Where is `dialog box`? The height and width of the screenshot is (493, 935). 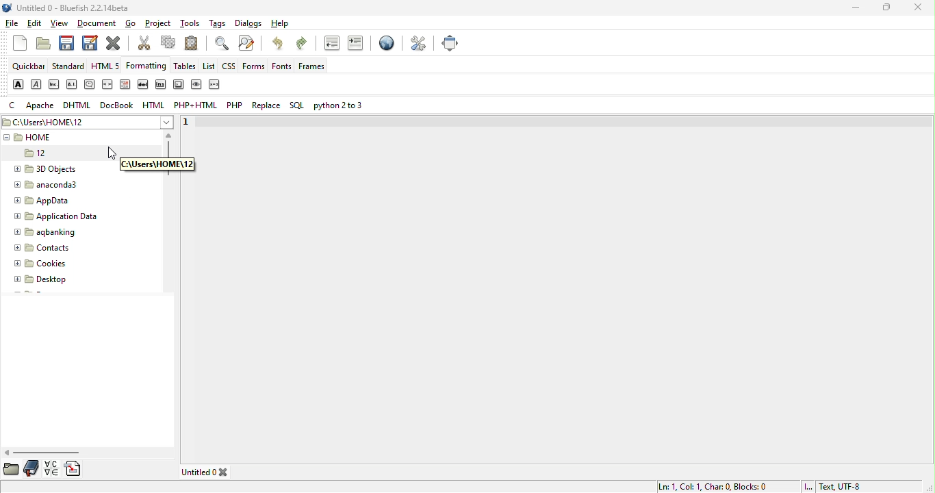 dialog box is located at coordinates (138, 164).